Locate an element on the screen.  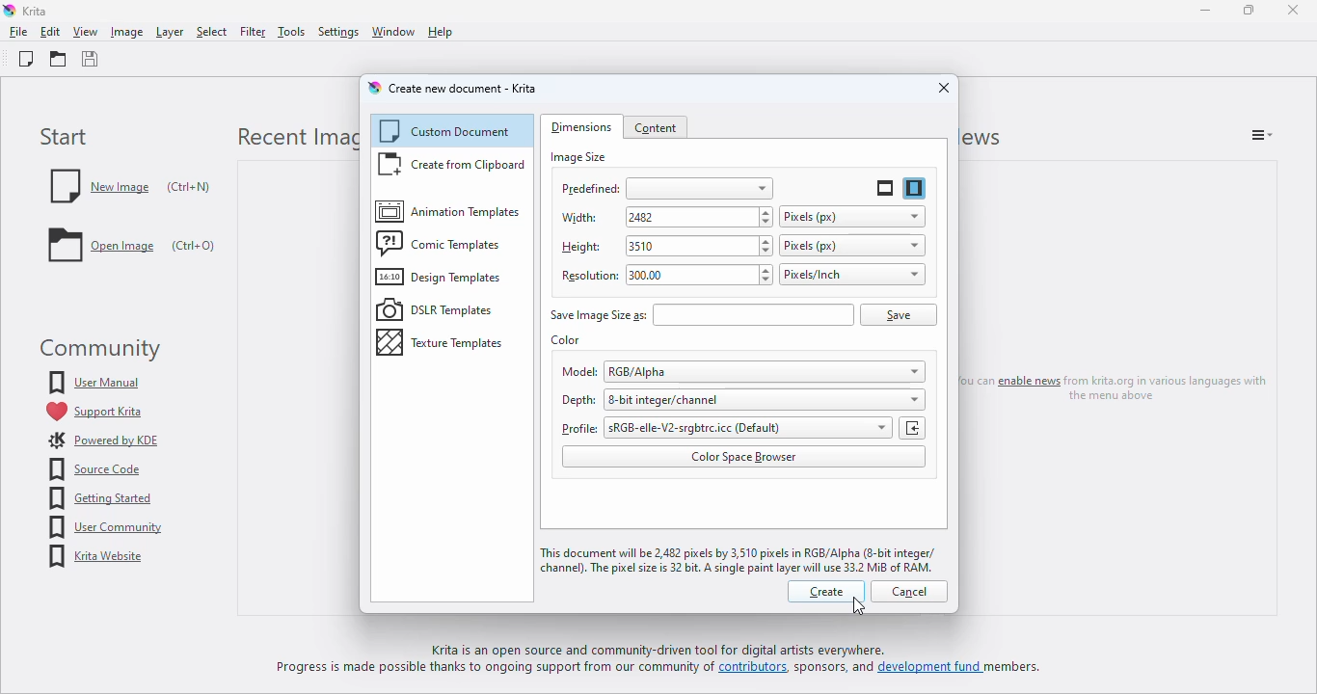
resolution: 300.00 is located at coordinates (642, 272).